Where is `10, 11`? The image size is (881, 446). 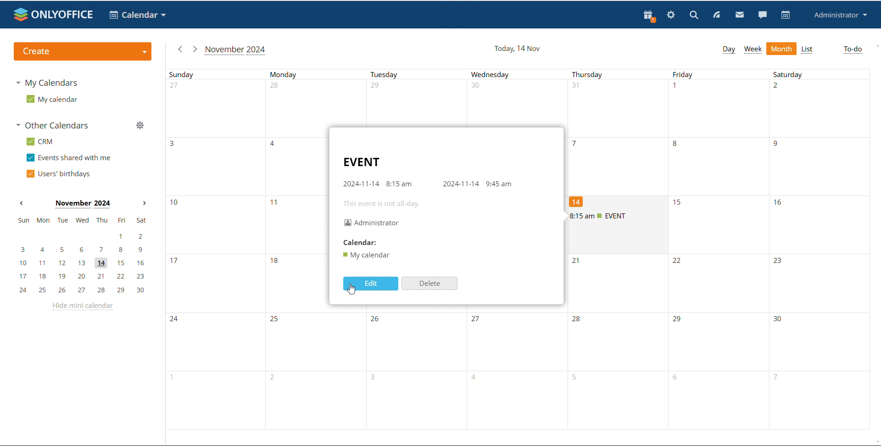 10, 11 is located at coordinates (245, 223).